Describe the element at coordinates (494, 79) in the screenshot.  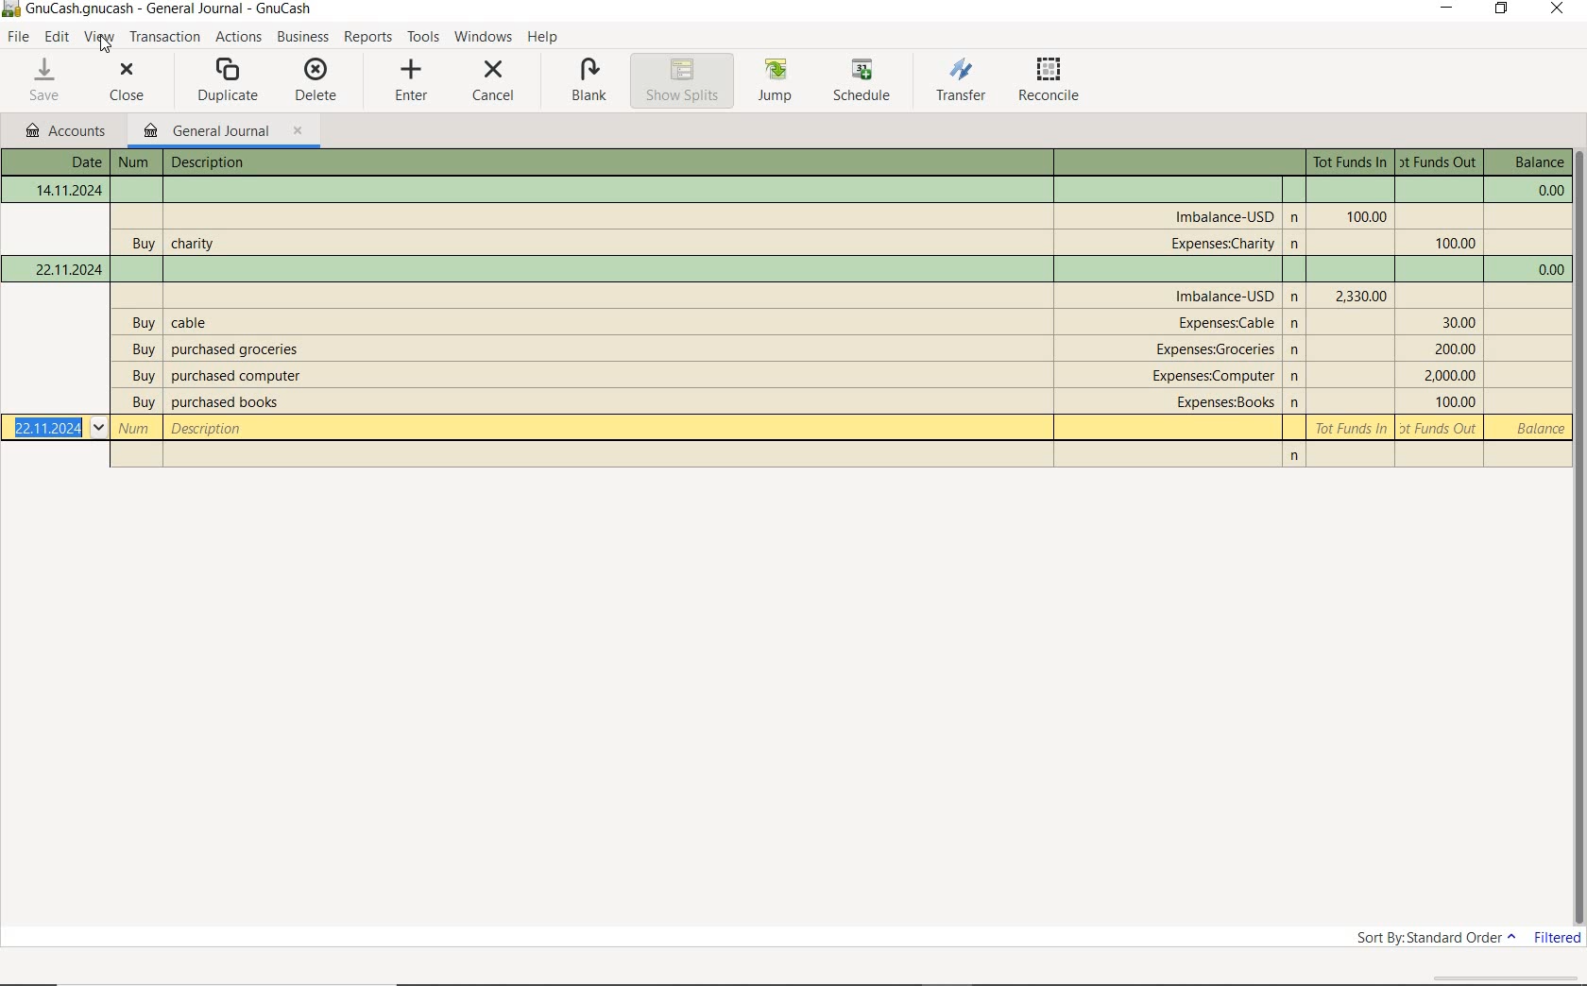
I see `CANCEL` at that location.